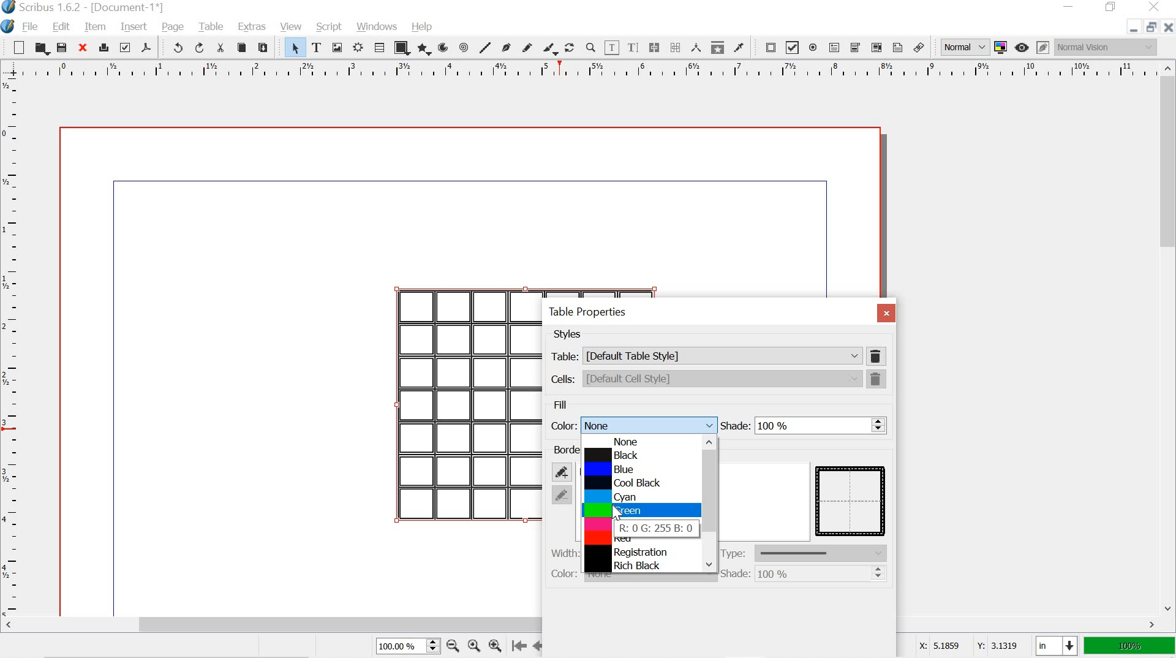 The image size is (1176, 658). Describe the element at coordinates (357, 48) in the screenshot. I see `render frame` at that location.